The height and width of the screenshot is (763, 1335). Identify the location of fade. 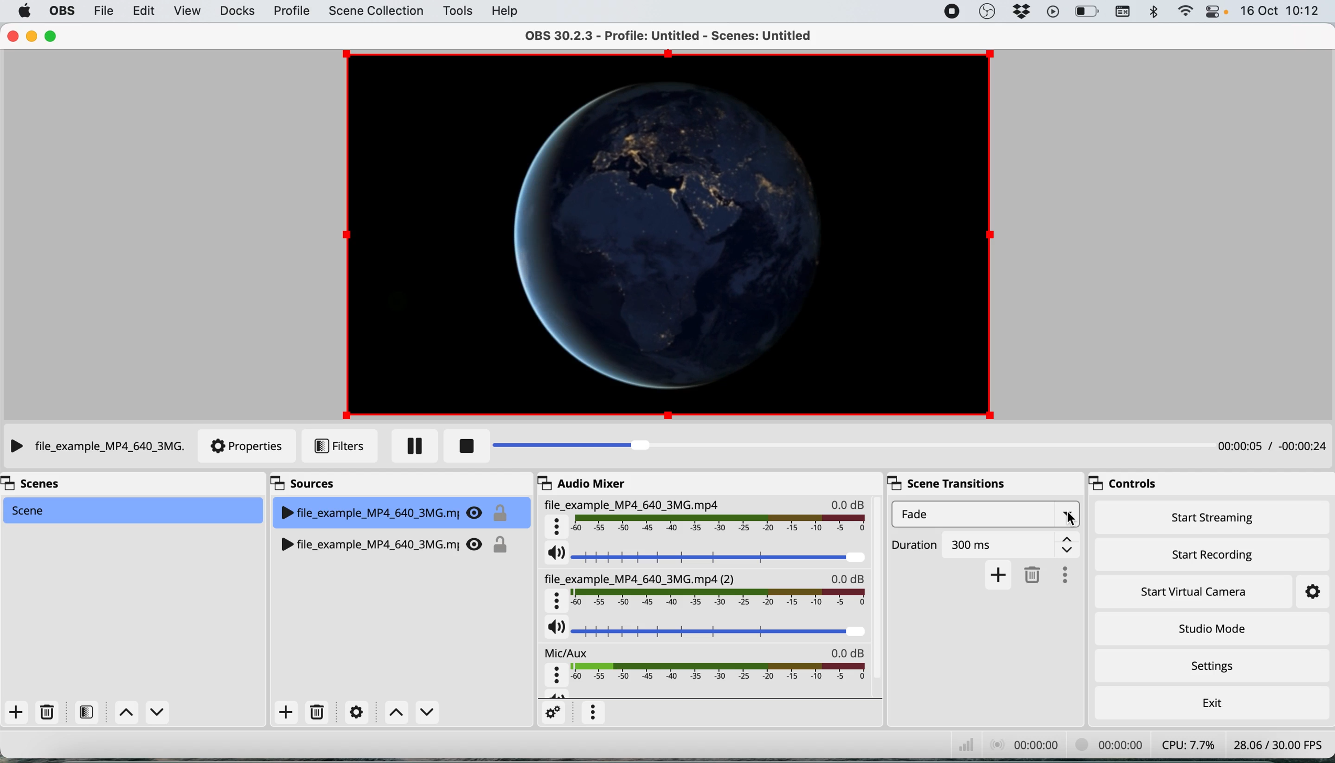
(963, 512).